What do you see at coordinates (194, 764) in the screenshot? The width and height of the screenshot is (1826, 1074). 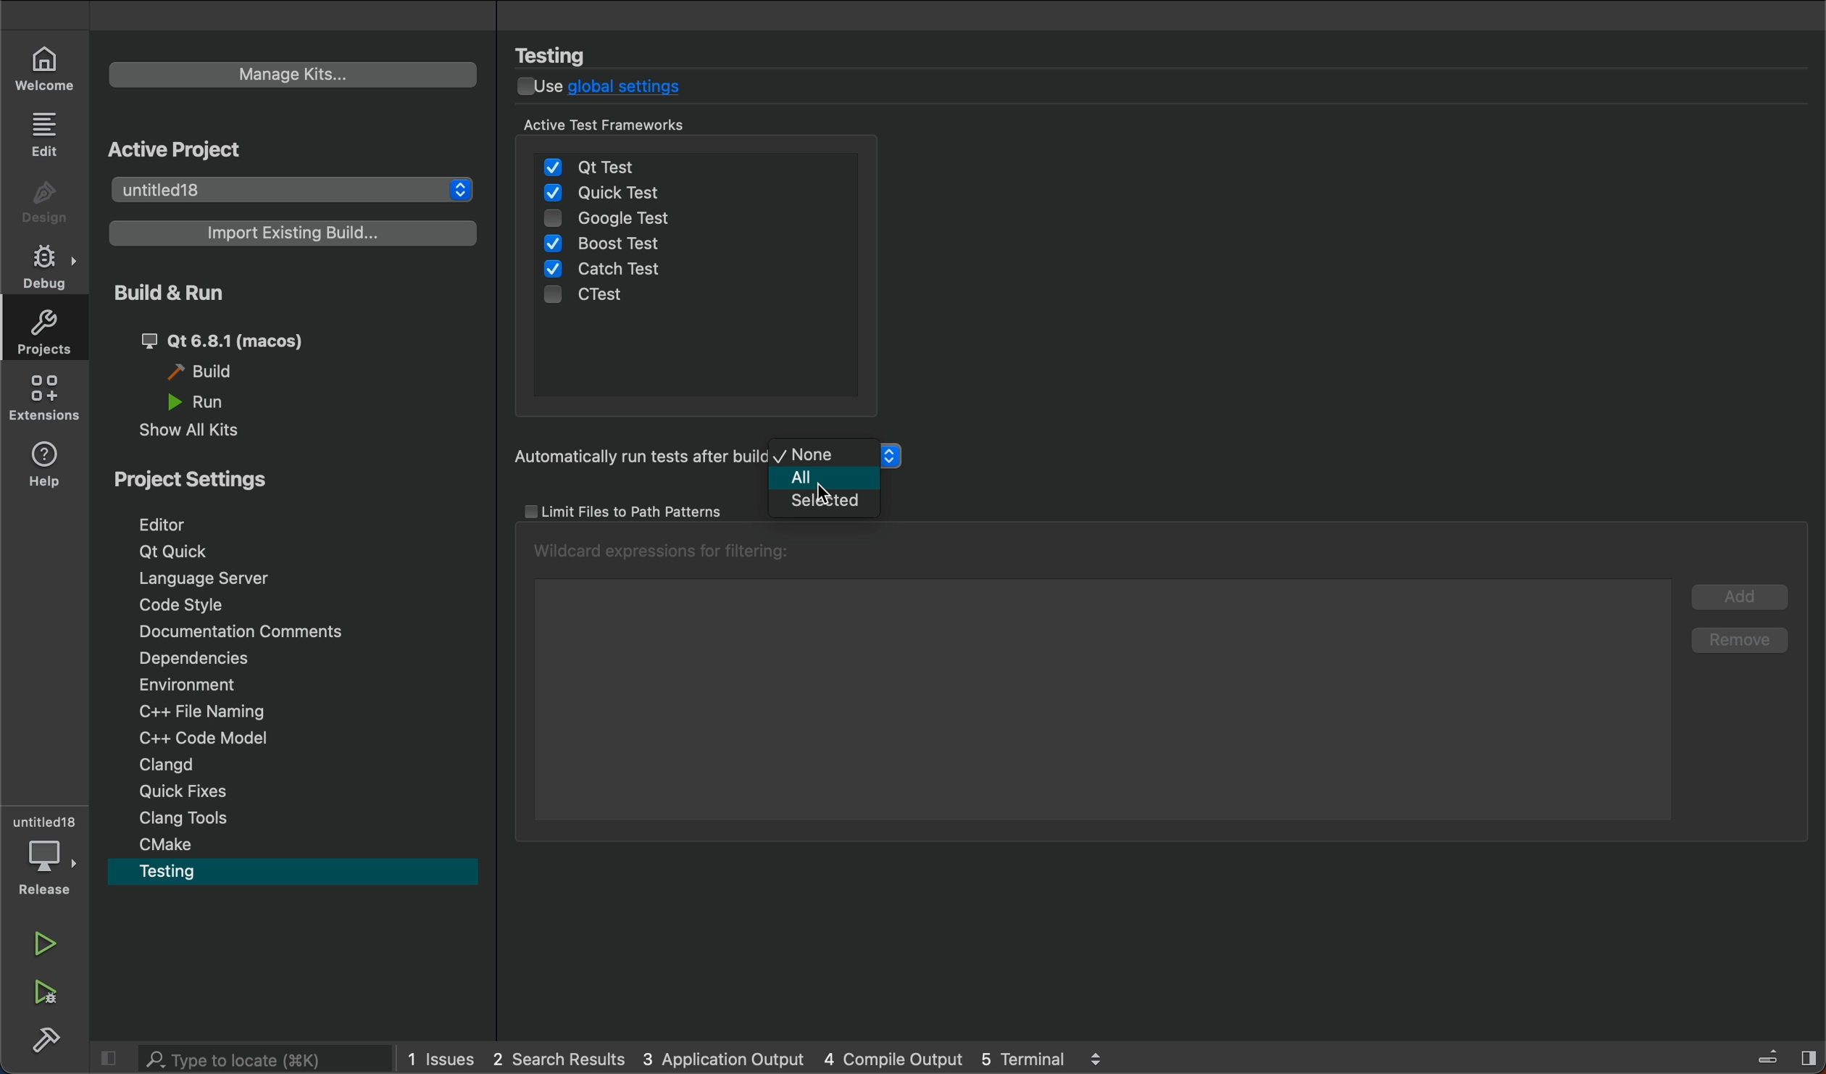 I see `clangd` at bounding box center [194, 764].